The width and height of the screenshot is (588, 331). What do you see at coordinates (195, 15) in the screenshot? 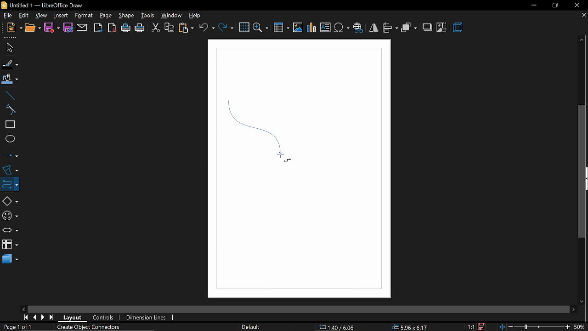
I see `help` at bounding box center [195, 15].